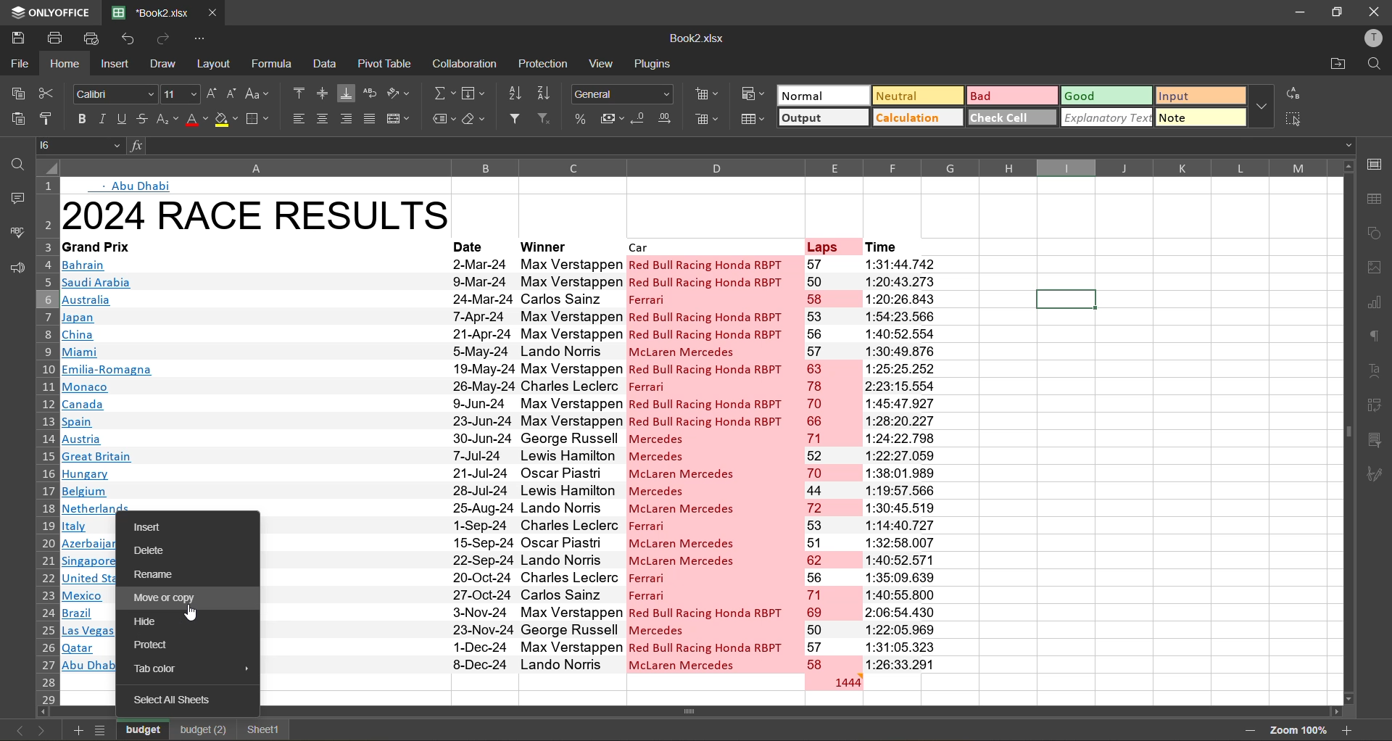 The image size is (1392, 741). I want to click on time, so click(902, 464).